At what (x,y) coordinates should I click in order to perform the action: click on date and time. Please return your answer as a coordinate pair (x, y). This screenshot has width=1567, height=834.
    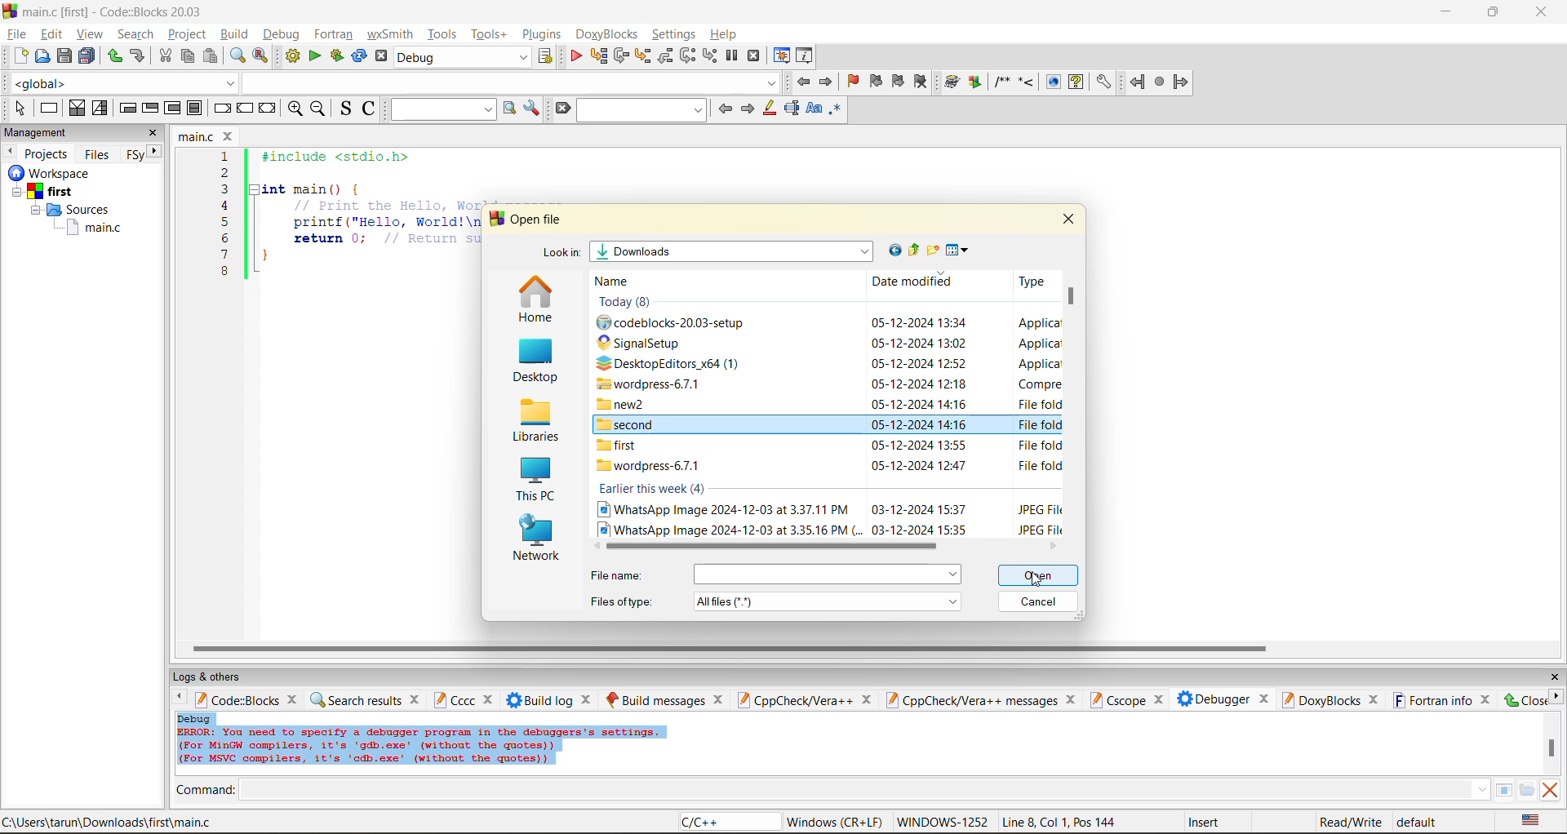
    Looking at the image, I should click on (919, 406).